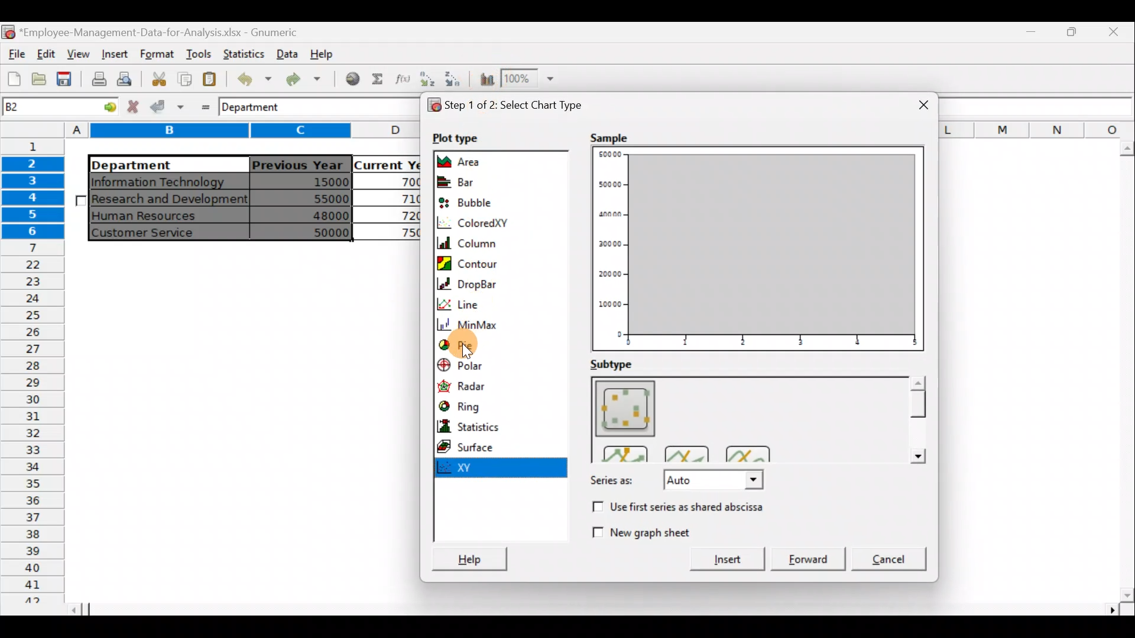 The width and height of the screenshot is (1135, 638). I want to click on Cancel change, so click(134, 108).